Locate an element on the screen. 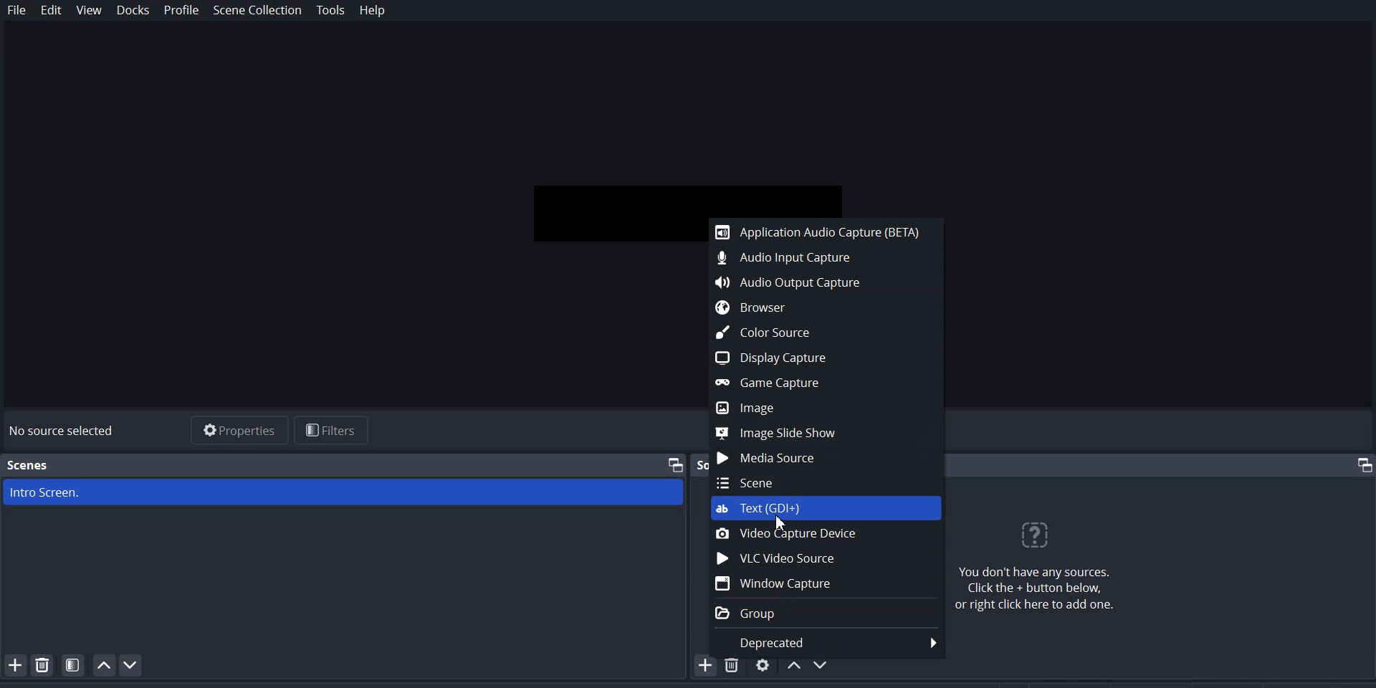 This screenshot has height=688, width=1376. File is located at coordinates (17, 11).